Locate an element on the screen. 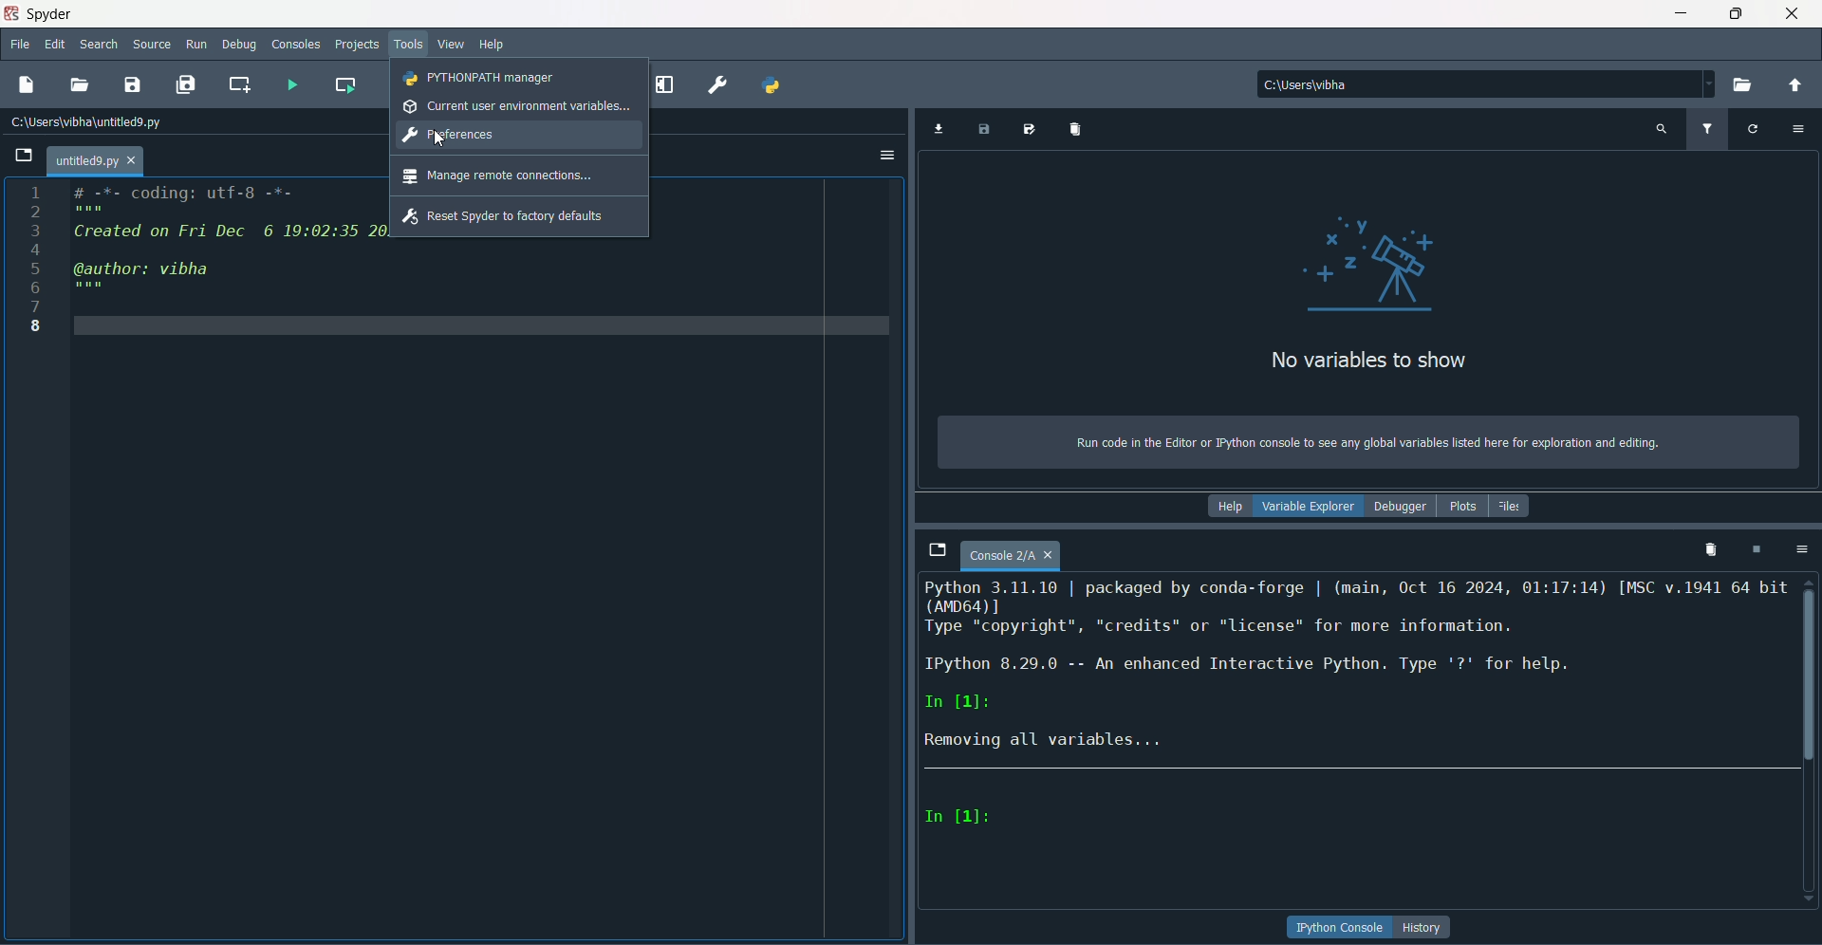 This screenshot has width=1822, height=945. save data as is located at coordinates (1032, 130).